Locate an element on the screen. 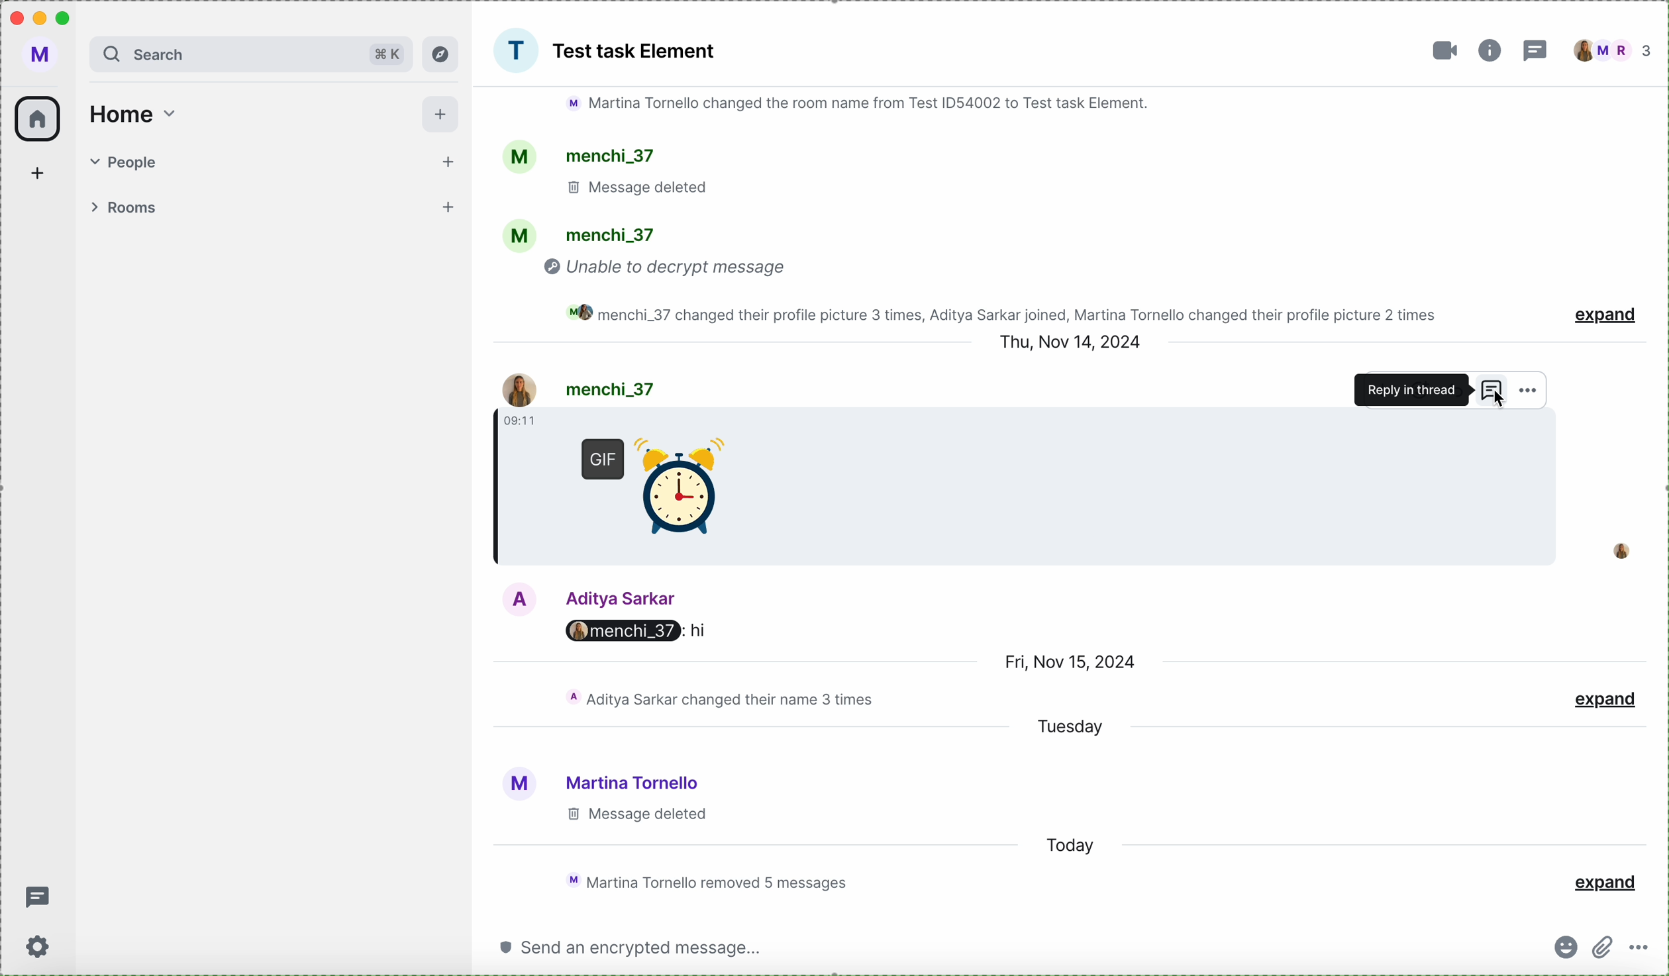  explore is located at coordinates (441, 54).